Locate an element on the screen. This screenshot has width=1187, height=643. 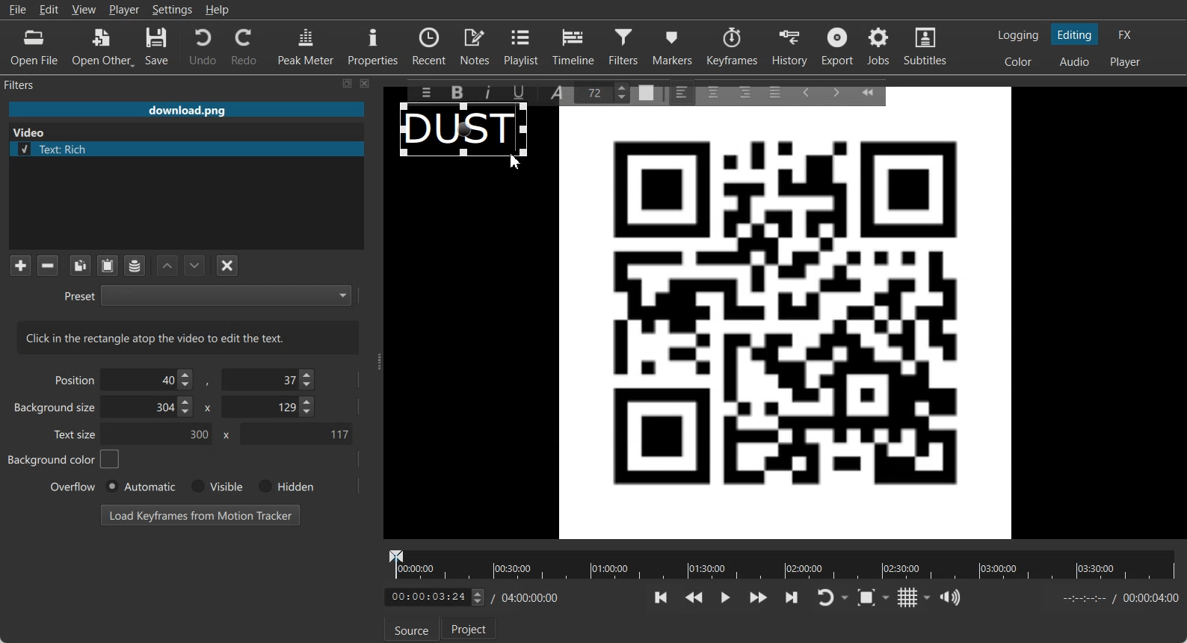
Drop down box is located at coordinates (889, 597).